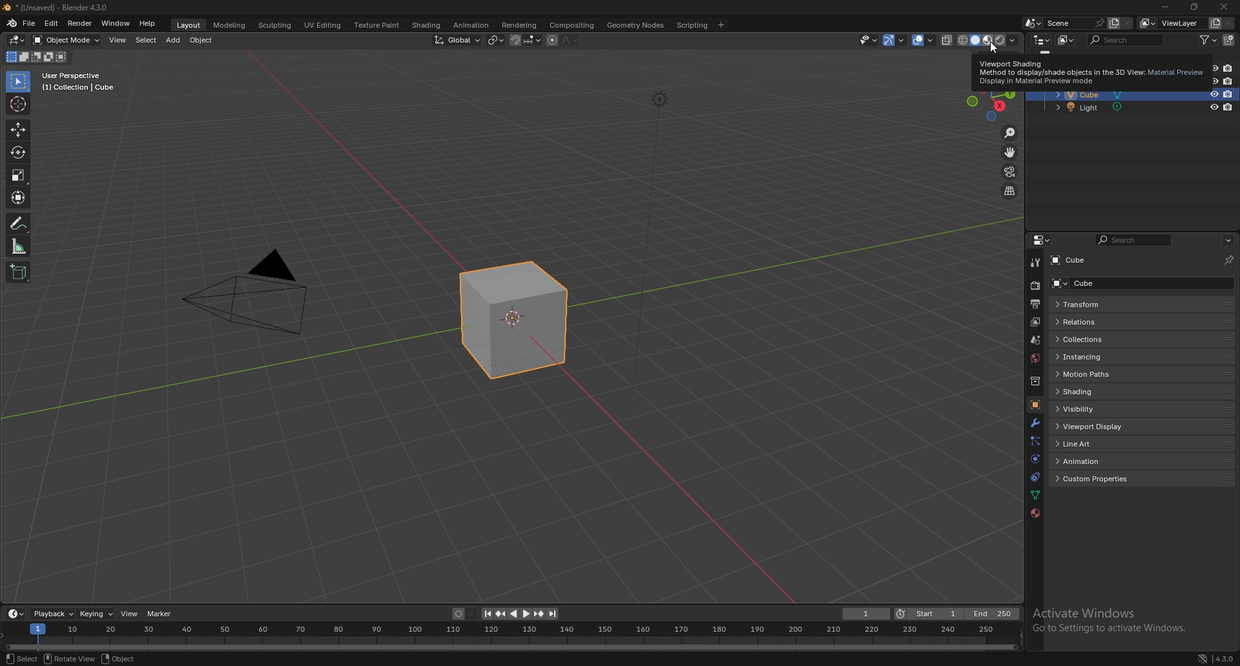 Image resolution: width=1240 pixels, height=666 pixels. Describe the element at coordinates (130, 614) in the screenshot. I see `view` at that location.